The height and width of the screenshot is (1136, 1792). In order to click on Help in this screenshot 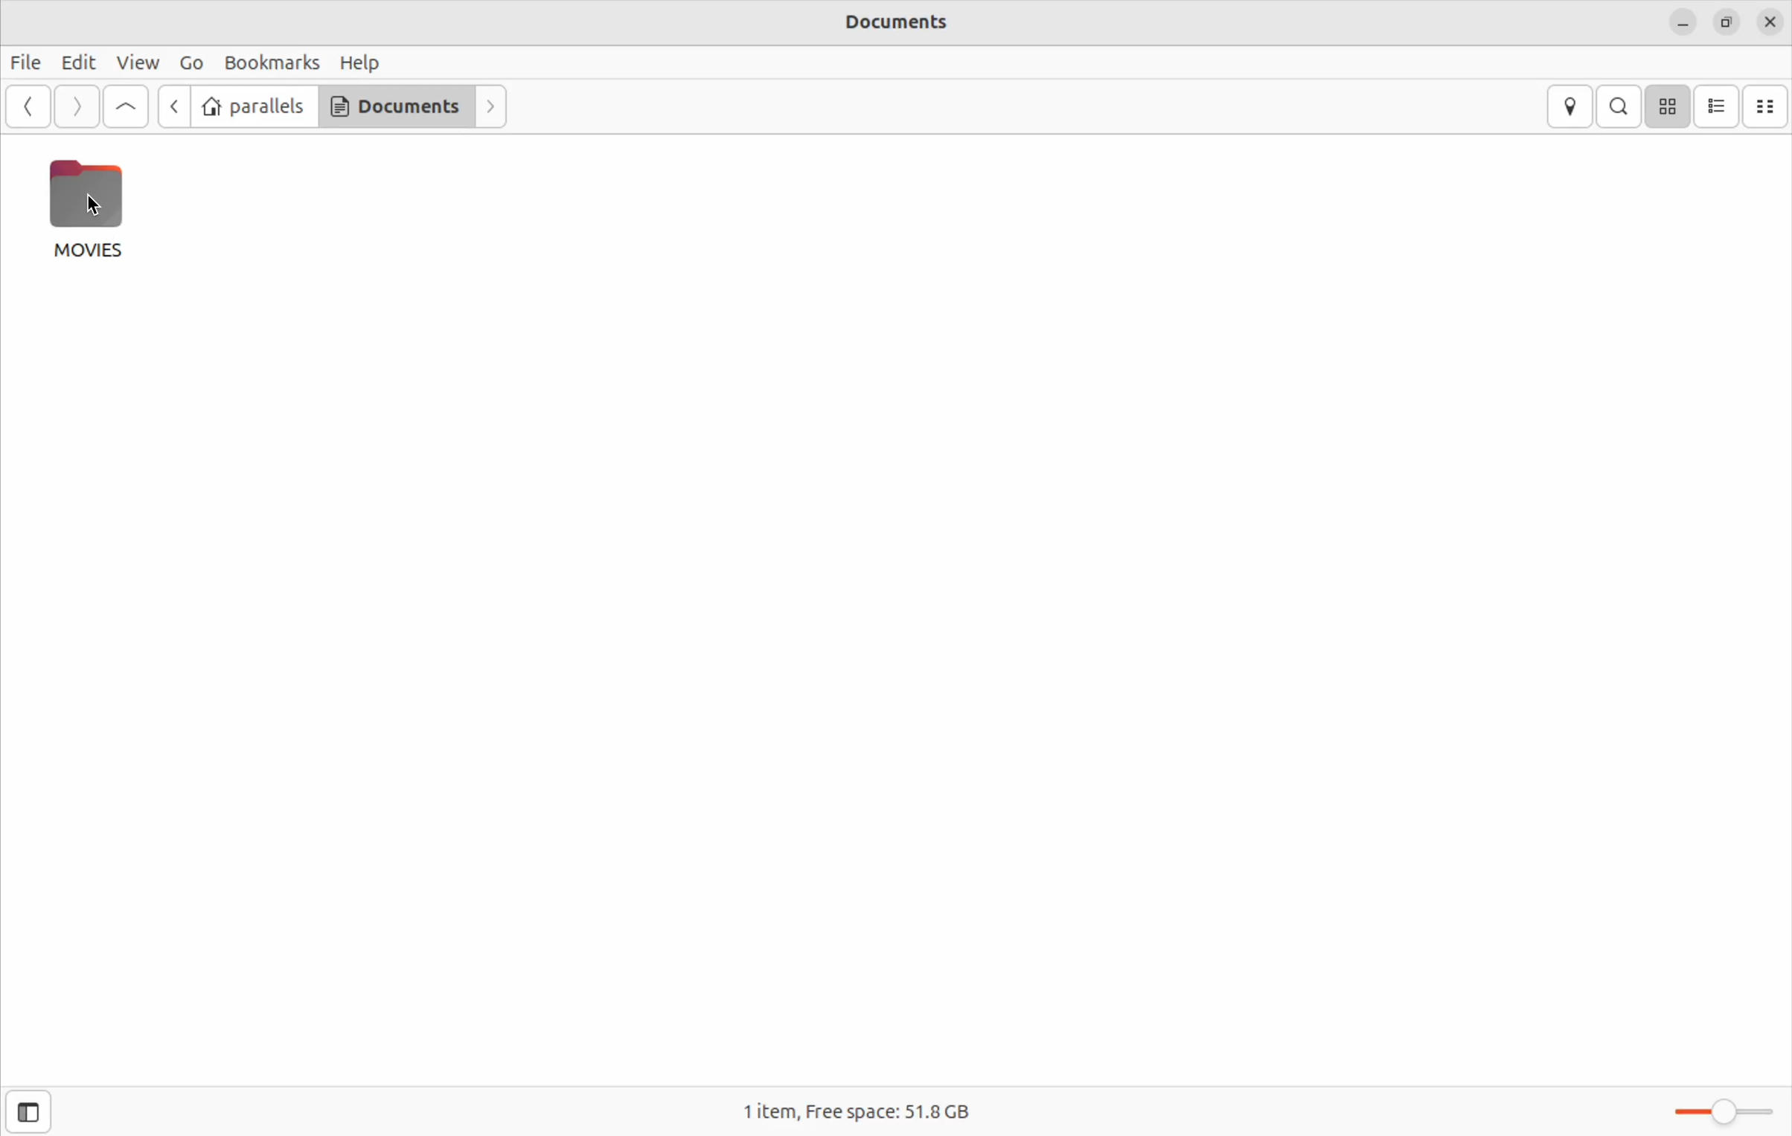, I will do `click(361, 60)`.